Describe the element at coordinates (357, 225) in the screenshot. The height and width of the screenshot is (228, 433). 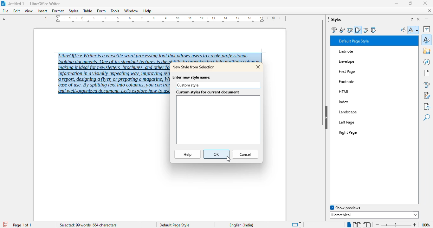
I see `multi-page view` at that location.